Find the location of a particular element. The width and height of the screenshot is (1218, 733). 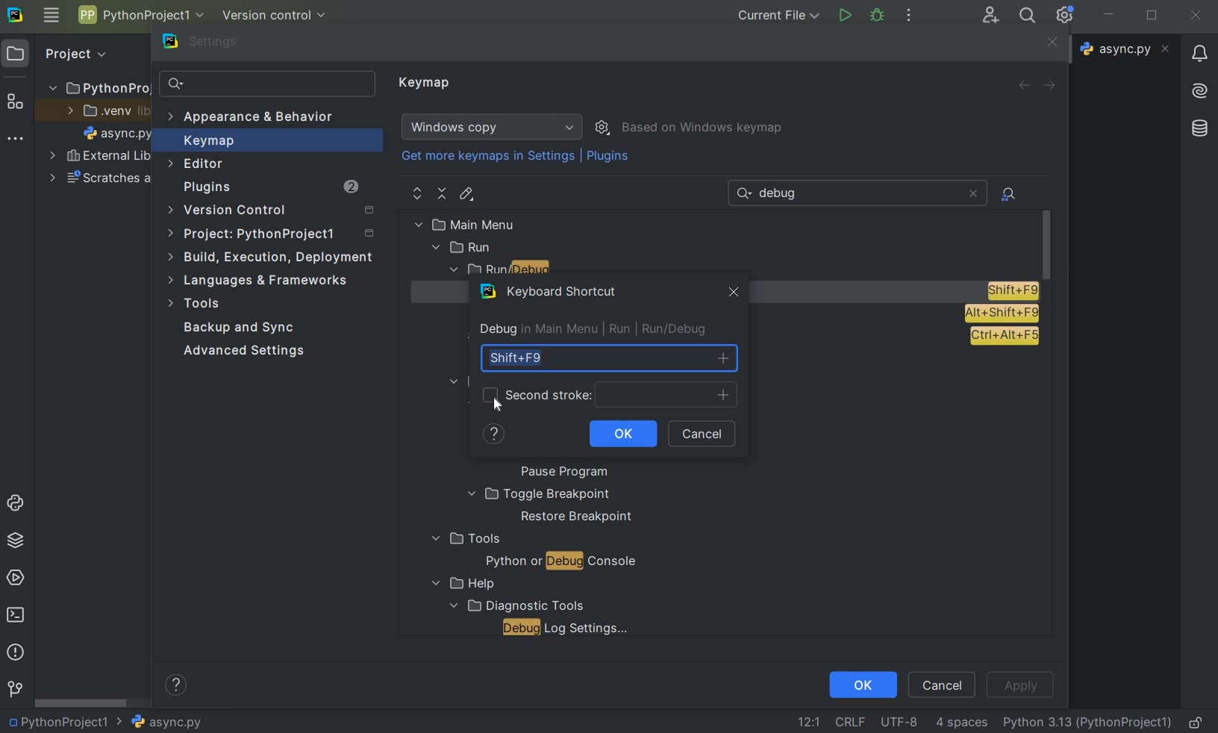

Languages and Frameworks is located at coordinates (263, 281).